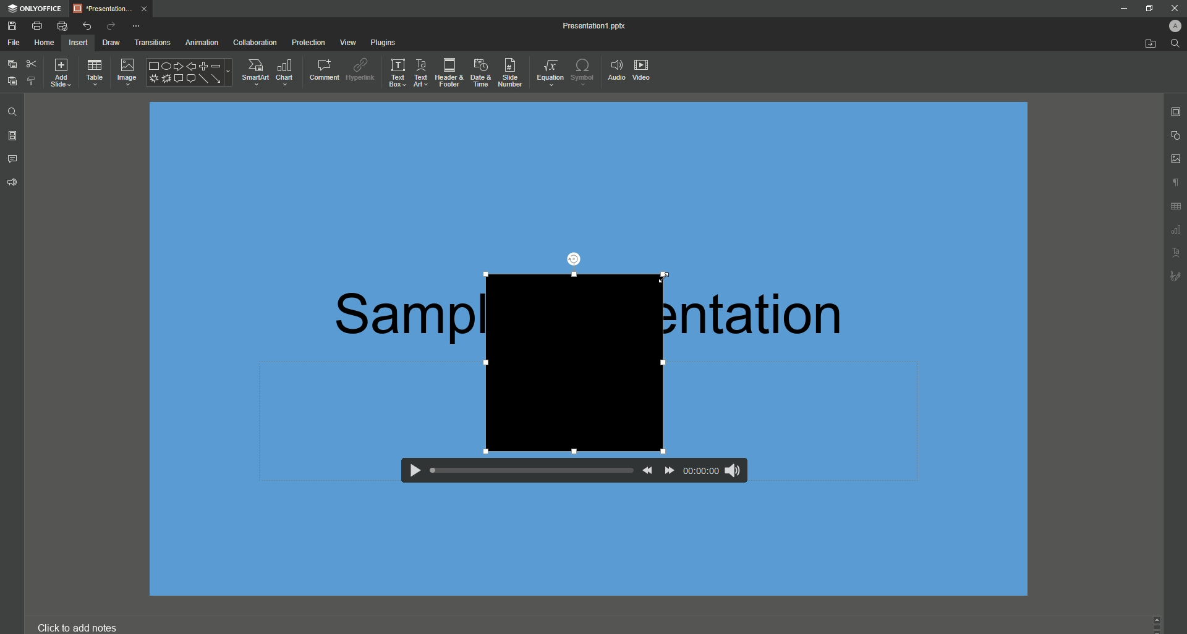  What do you see at coordinates (139, 26) in the screenshot?
I see `More Options` at bounding box center [139, 26].